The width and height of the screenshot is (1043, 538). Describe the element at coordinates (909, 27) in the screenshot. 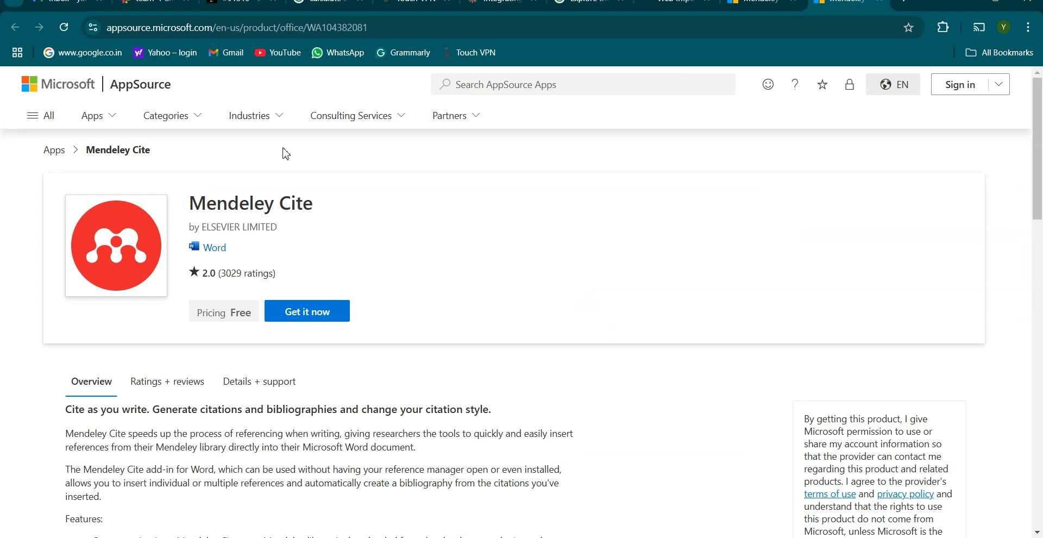

I see `Bookmarks this page` at that location.